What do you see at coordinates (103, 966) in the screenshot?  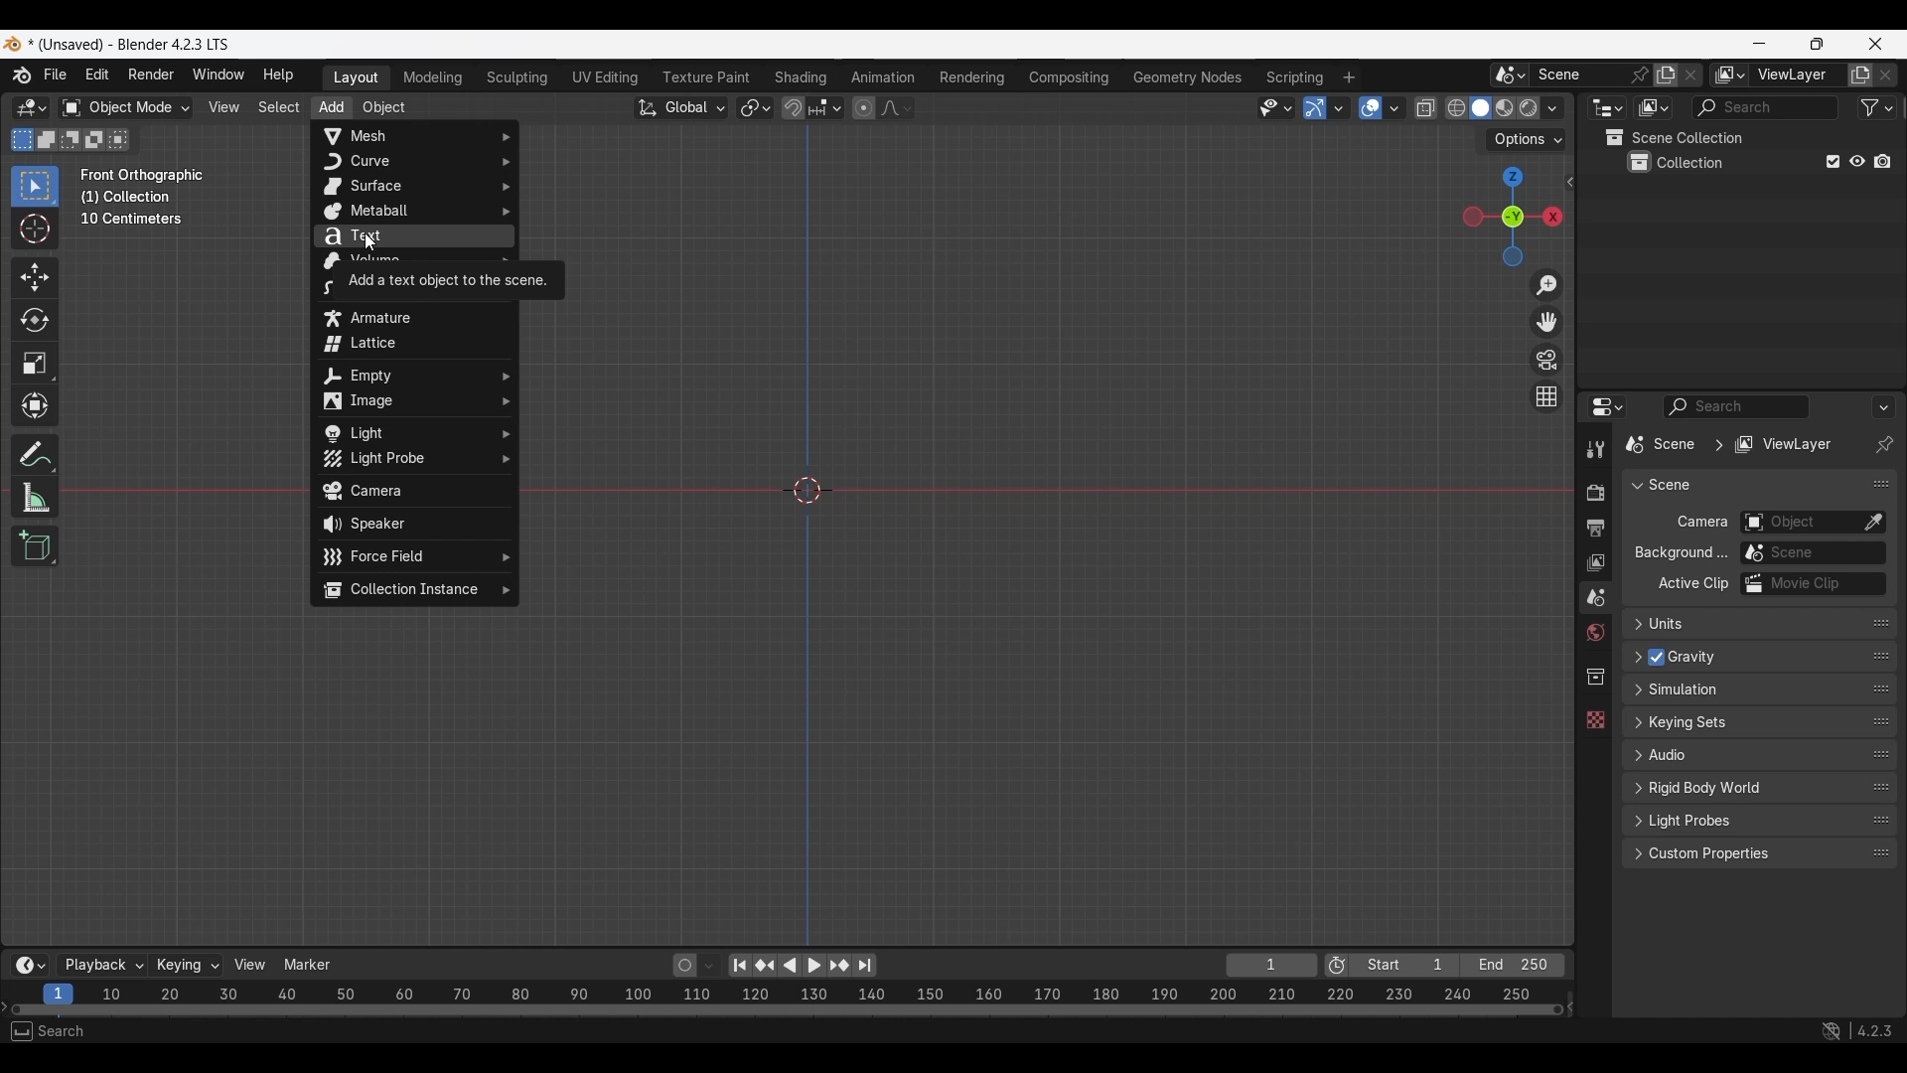 I see `Playback` at bounding box center [103, 966].